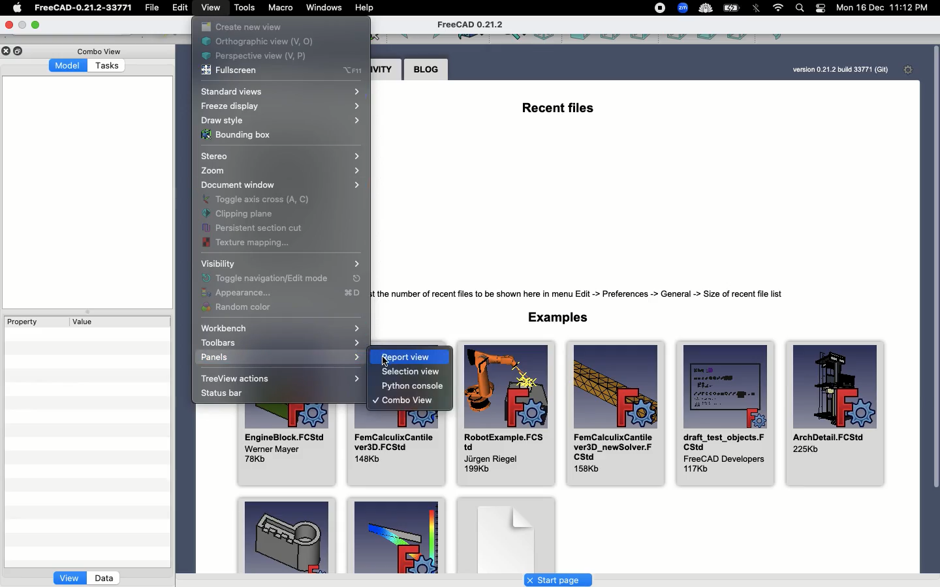  What do you see at coordinates (257, 55) in the screenshot?
I see `Perspective view` at bounding box center [257, 55].